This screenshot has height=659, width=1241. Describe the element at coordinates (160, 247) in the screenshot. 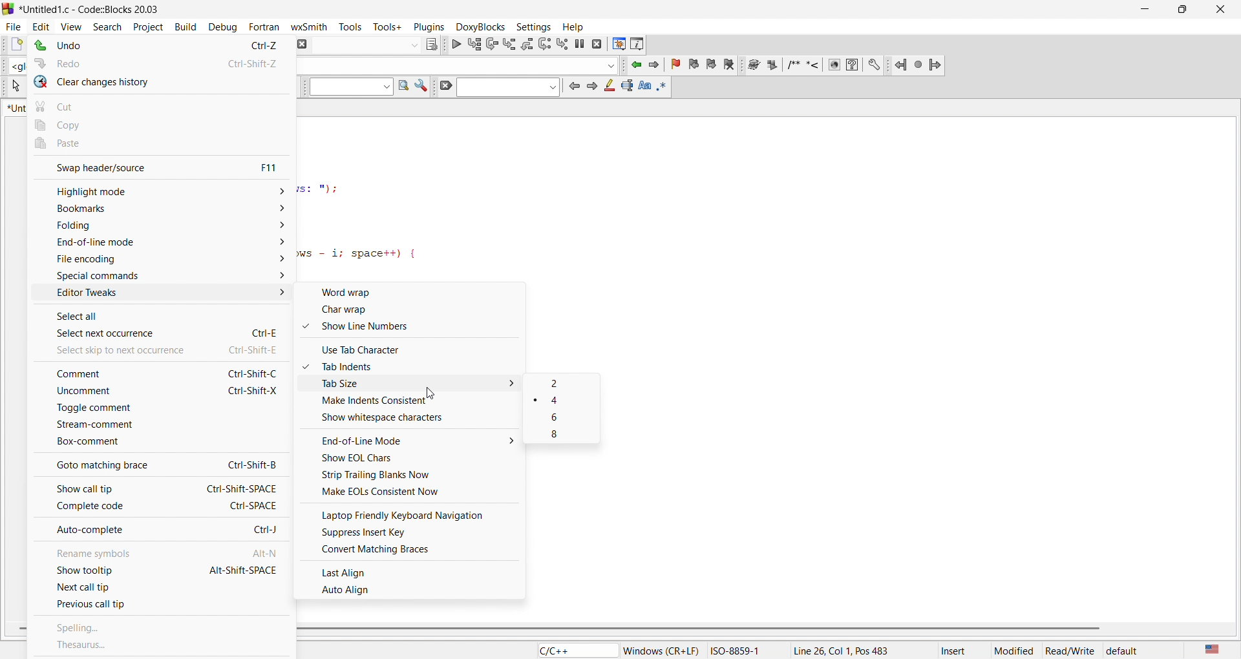

I see `end of line mode` at that location.